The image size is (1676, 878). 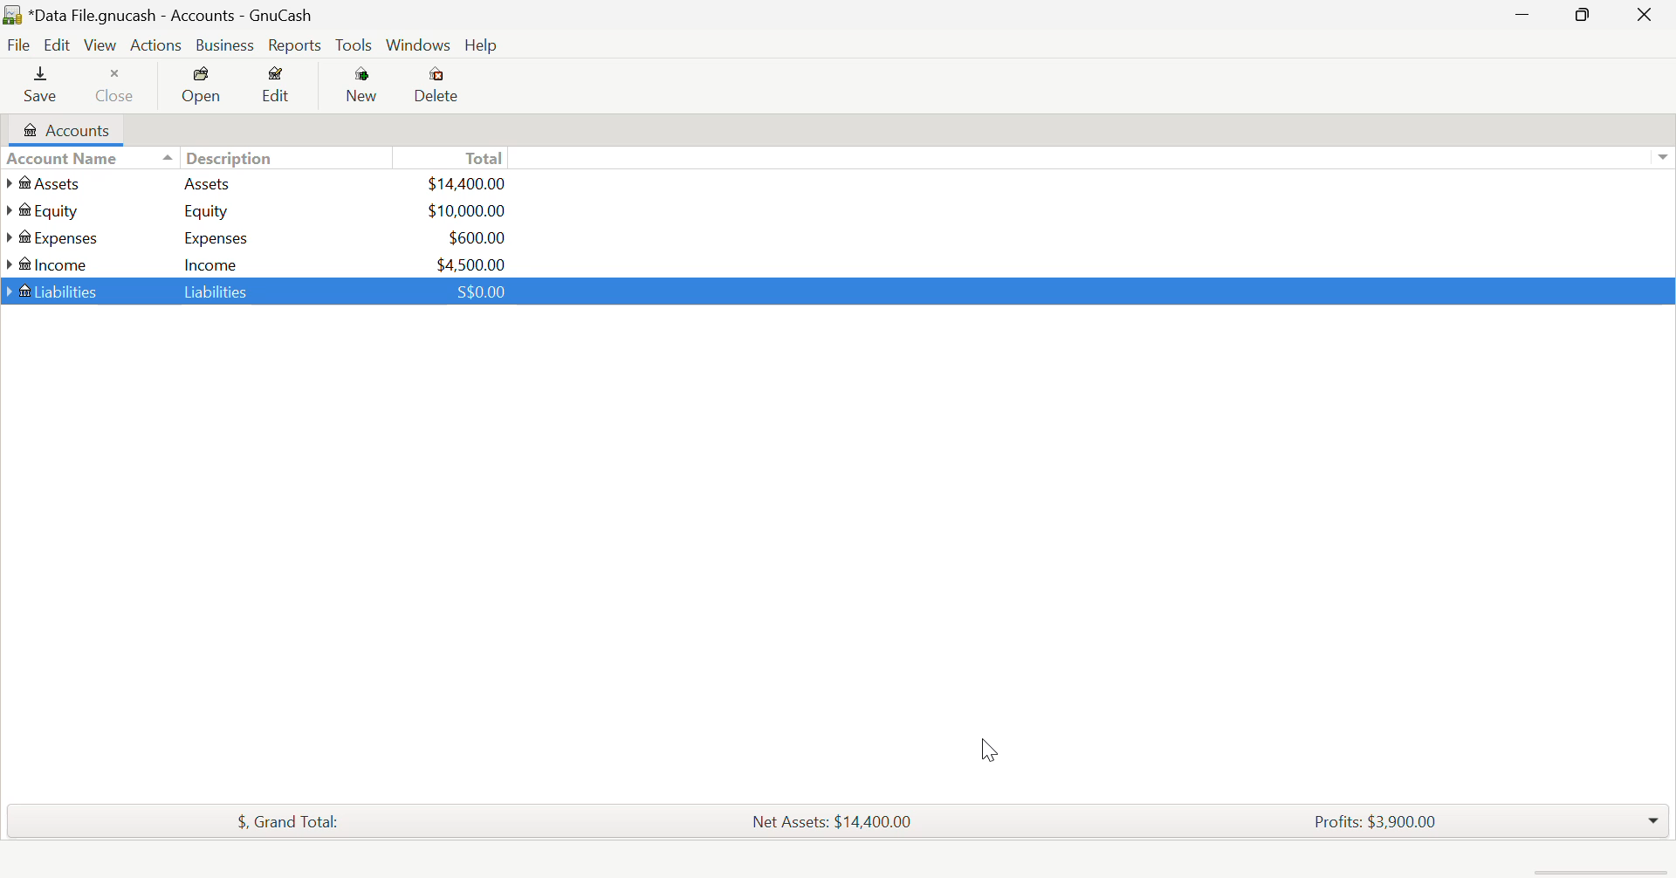 What do you see at coordinates (203, 88) in the screenshot?
I see `Open` at bounding box center [203, 88].